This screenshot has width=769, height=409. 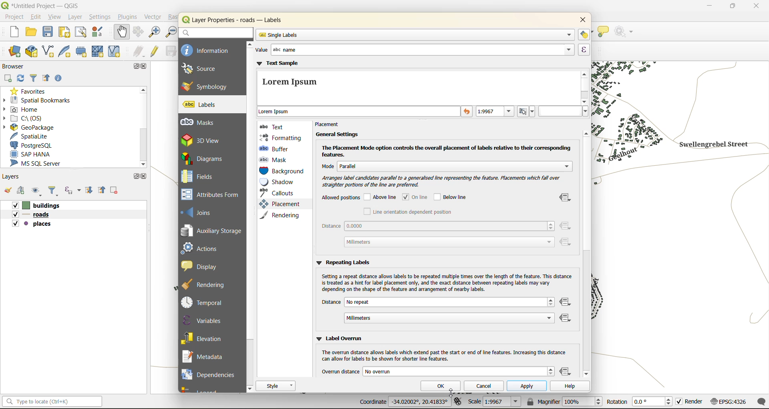 What do you see at coordinates (342, 262) in the screenshot?
I see `repeating labels` at bounding box center [342, 262].